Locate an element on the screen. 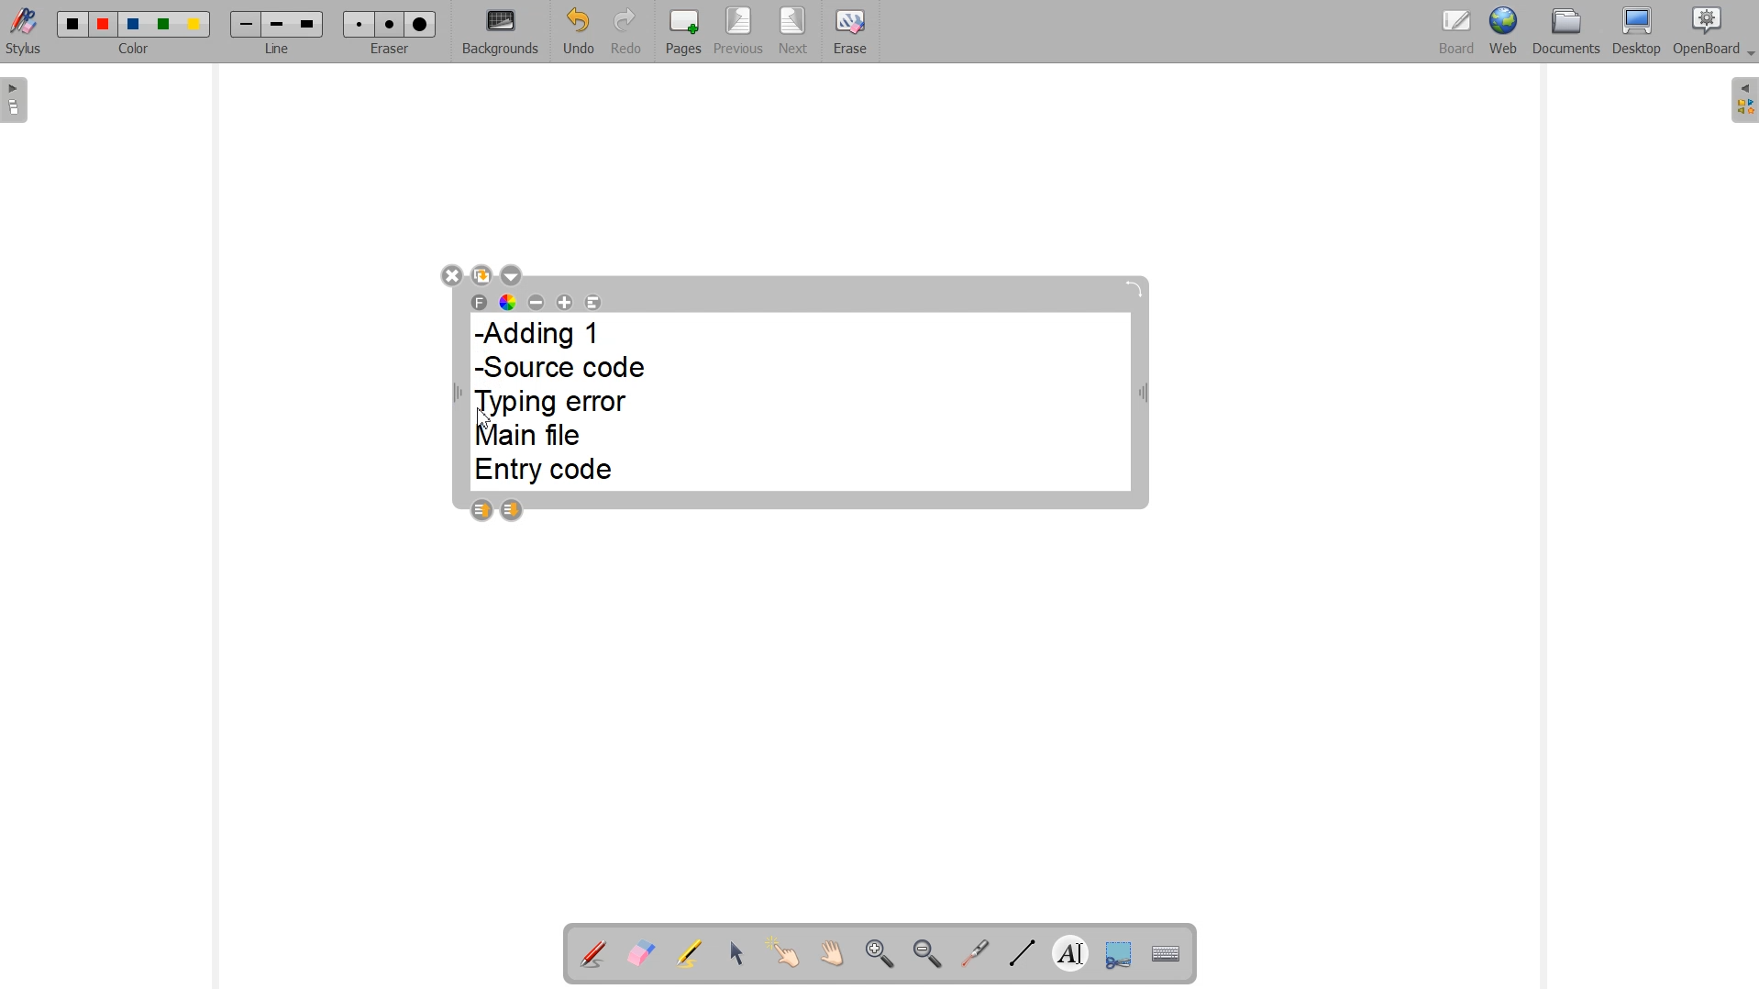  Erase annotation is located at coordinates (641, 952).